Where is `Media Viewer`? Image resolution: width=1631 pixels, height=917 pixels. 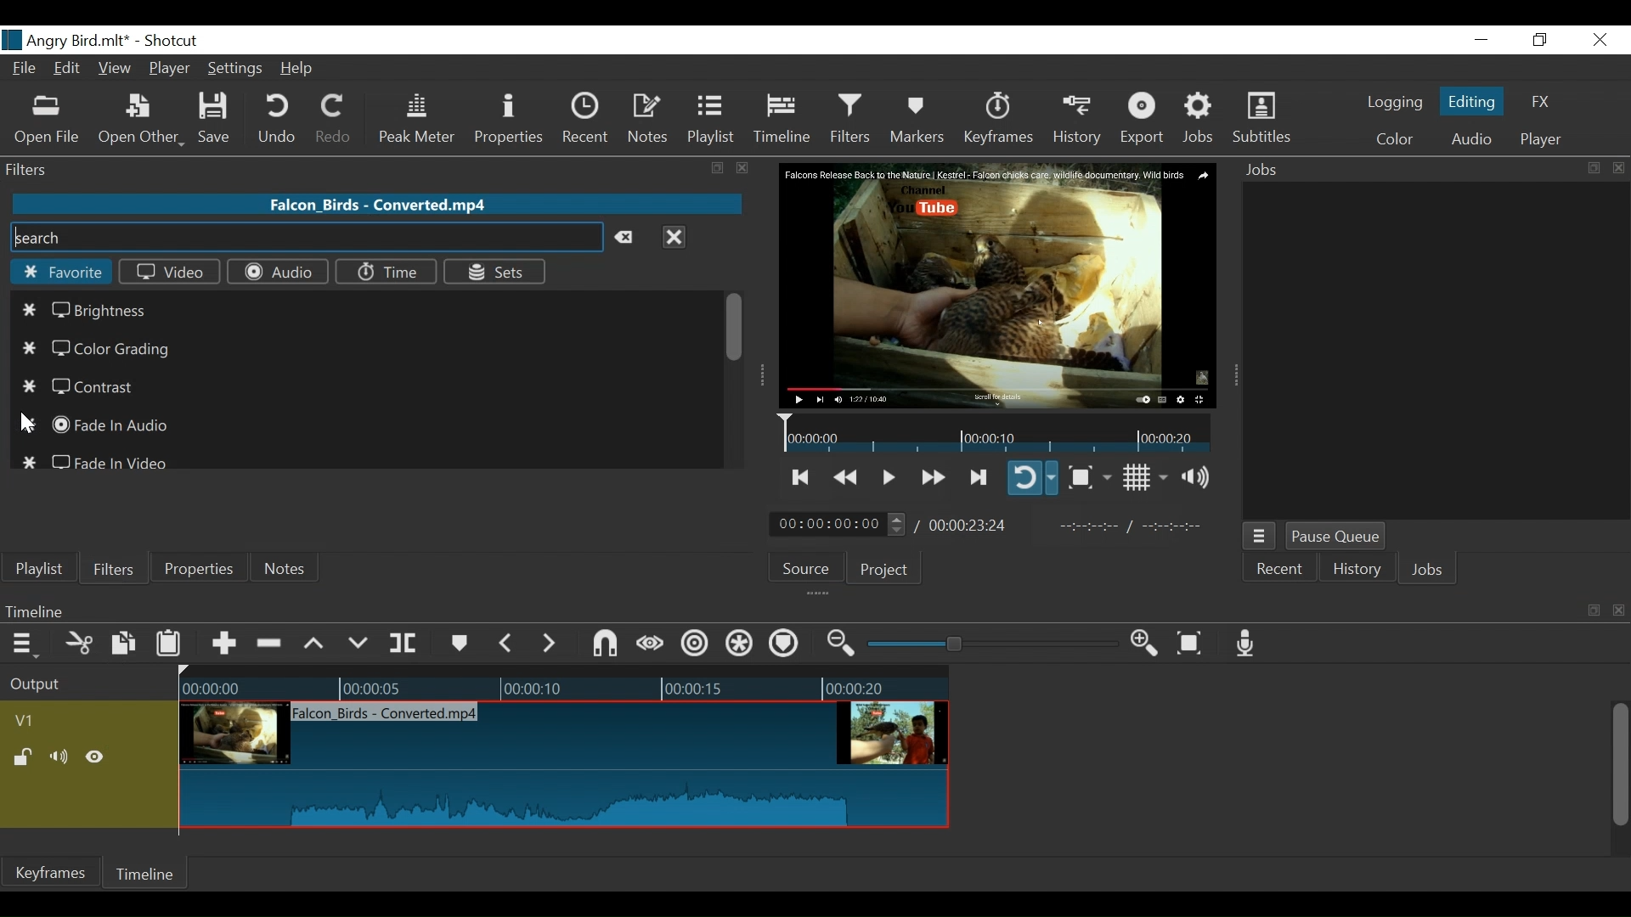
Media Viewer is located at coordinates (998, 286).